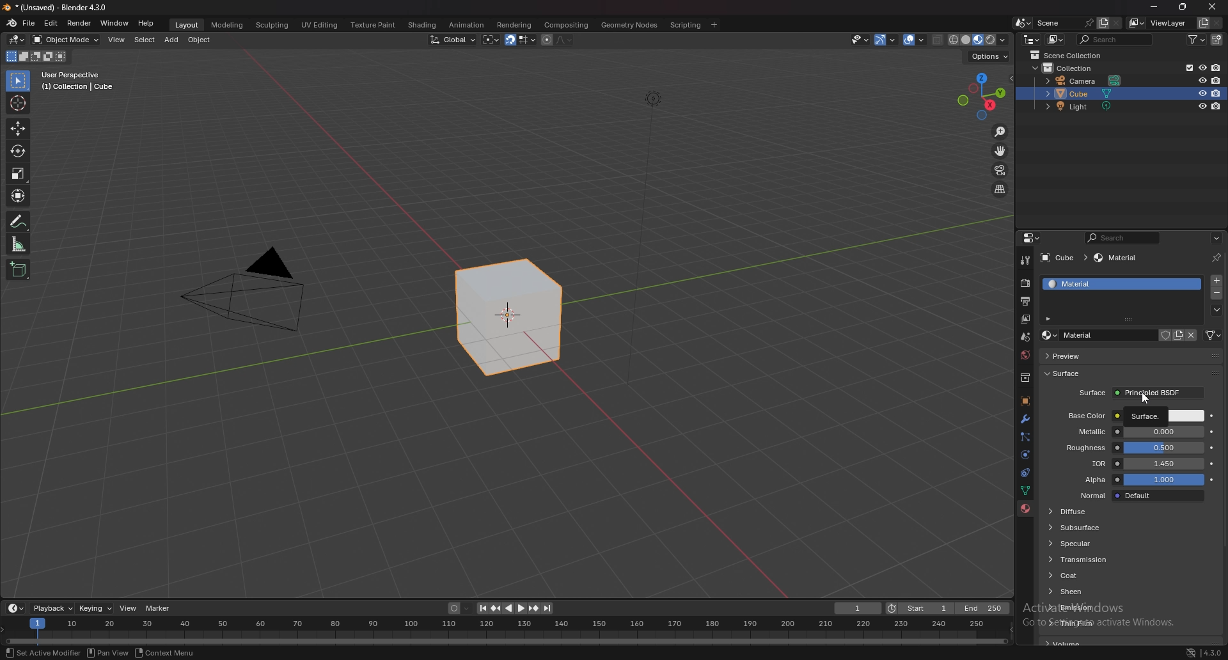  What do you see at coordinates (1212, 479) in the screenshot?
I see `animate property` at bounding box center [1212, 479].